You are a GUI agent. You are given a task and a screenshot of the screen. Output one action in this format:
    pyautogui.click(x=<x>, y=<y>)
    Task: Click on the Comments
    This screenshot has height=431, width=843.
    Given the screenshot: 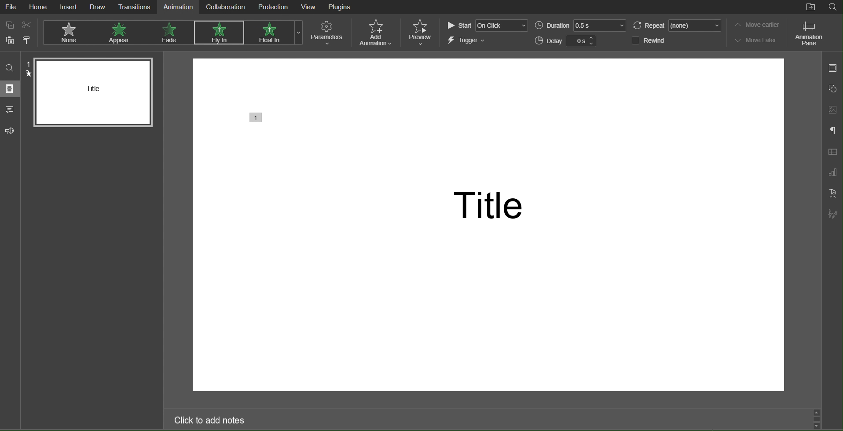 What is the action you would take?
    pyautogui.click(x=11, y=110)
    